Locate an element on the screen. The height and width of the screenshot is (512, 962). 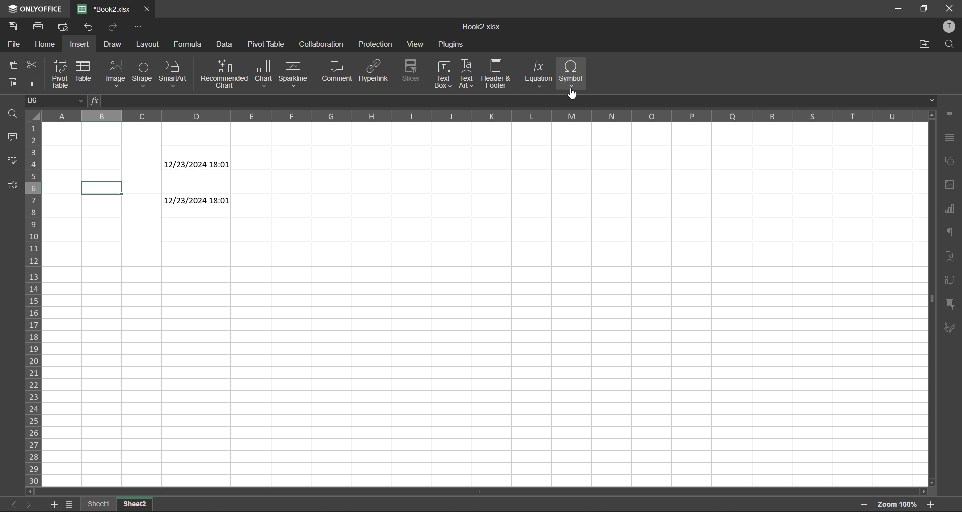
column names in alphabets is located at coordinates (480, 117).